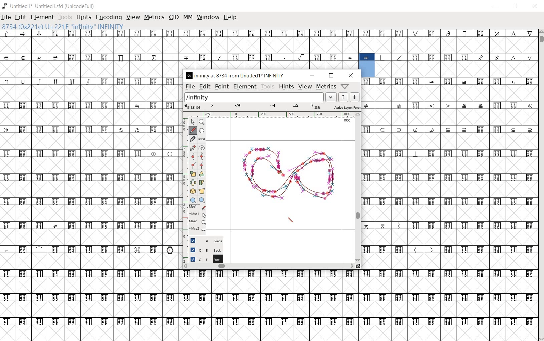 The image size is (544, 341). I want to click on Unicode code points, so click(384, 153).